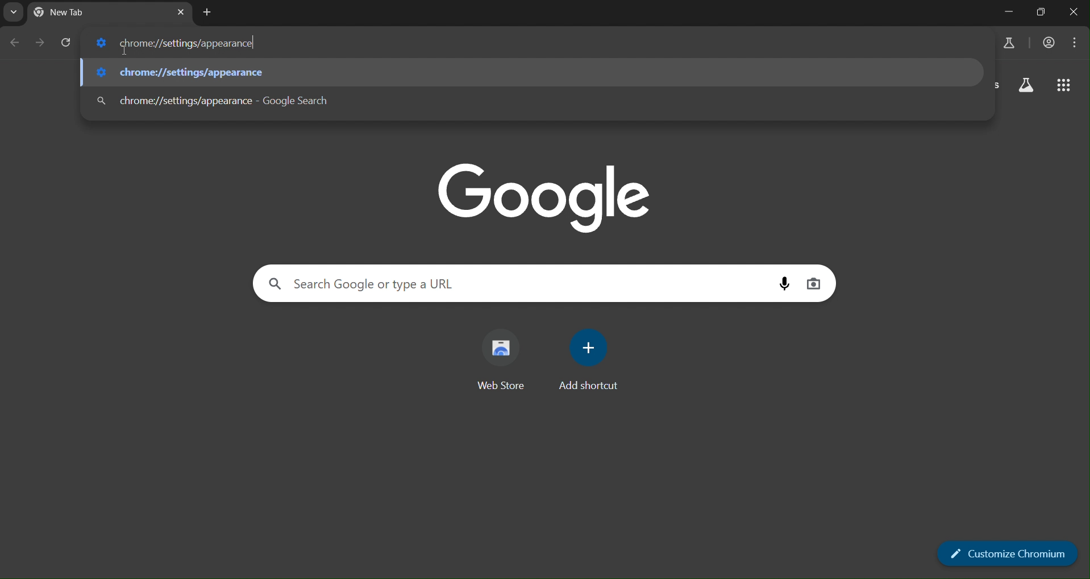  Describe the element at coordinates (1006, 552) in the screenshot. I see `customize chromium` at that location.